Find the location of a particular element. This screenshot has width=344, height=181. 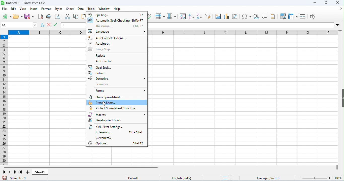

development tools is located at coordinates (115, 120).